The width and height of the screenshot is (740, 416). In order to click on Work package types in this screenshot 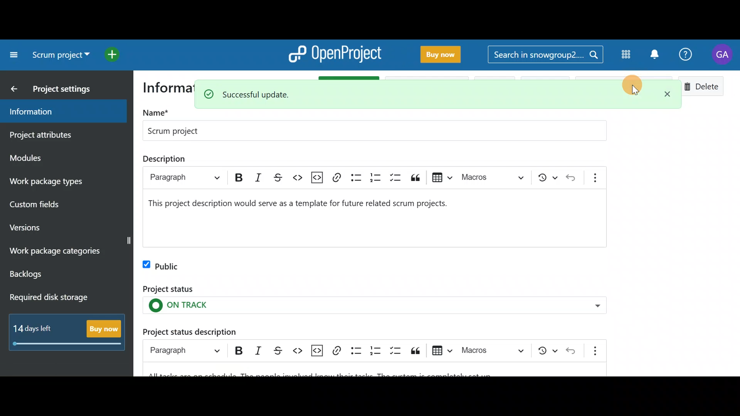, I will do `click(62, 181)`.